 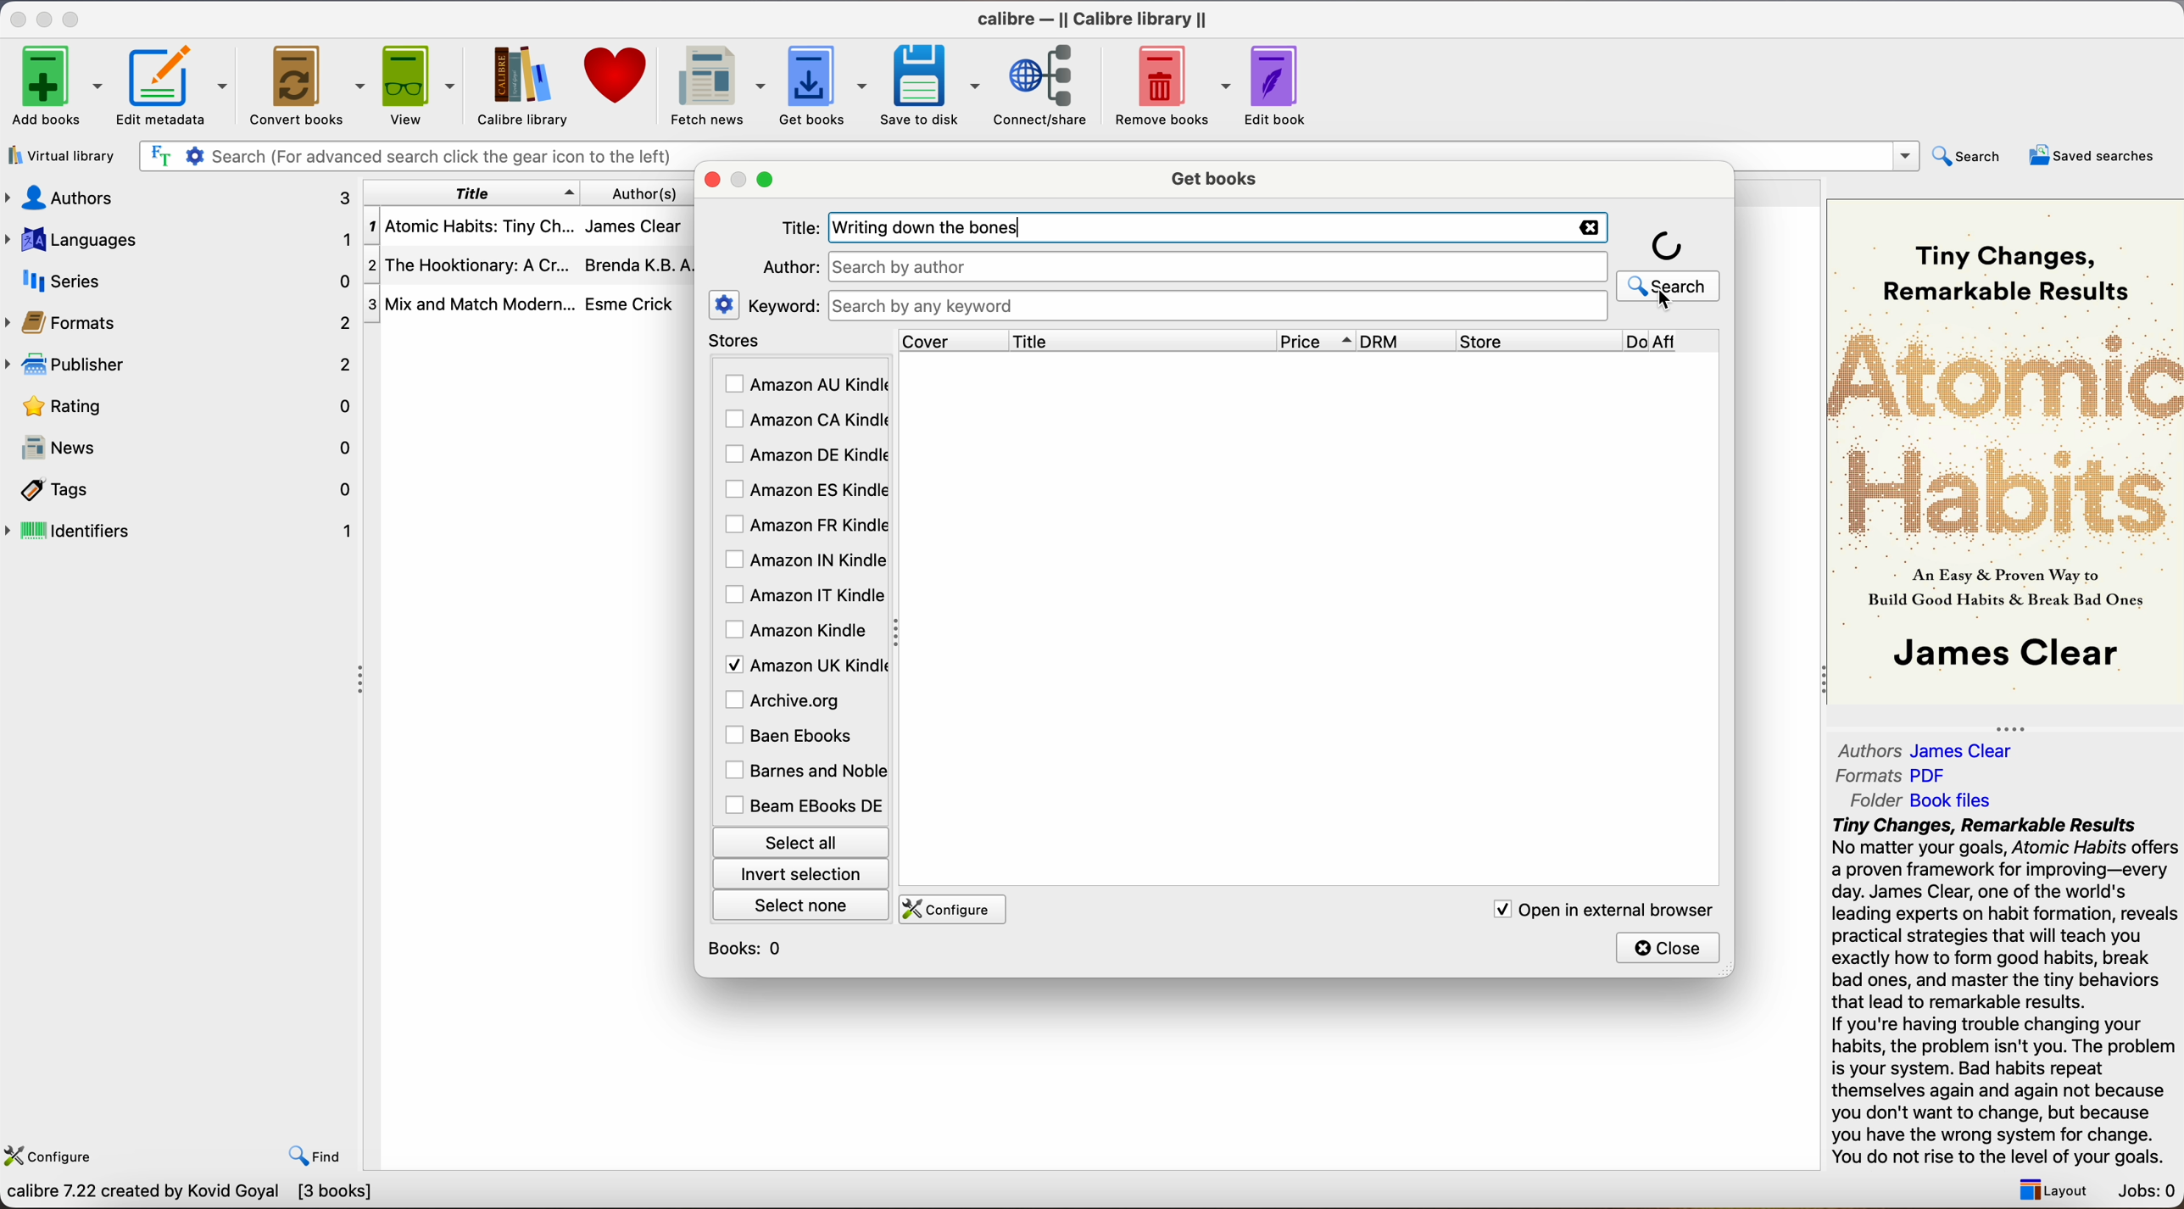 What do you see at coordinates (1585, 227) in the screenshot?
I see `clear` at bounding box center [1585, 227].